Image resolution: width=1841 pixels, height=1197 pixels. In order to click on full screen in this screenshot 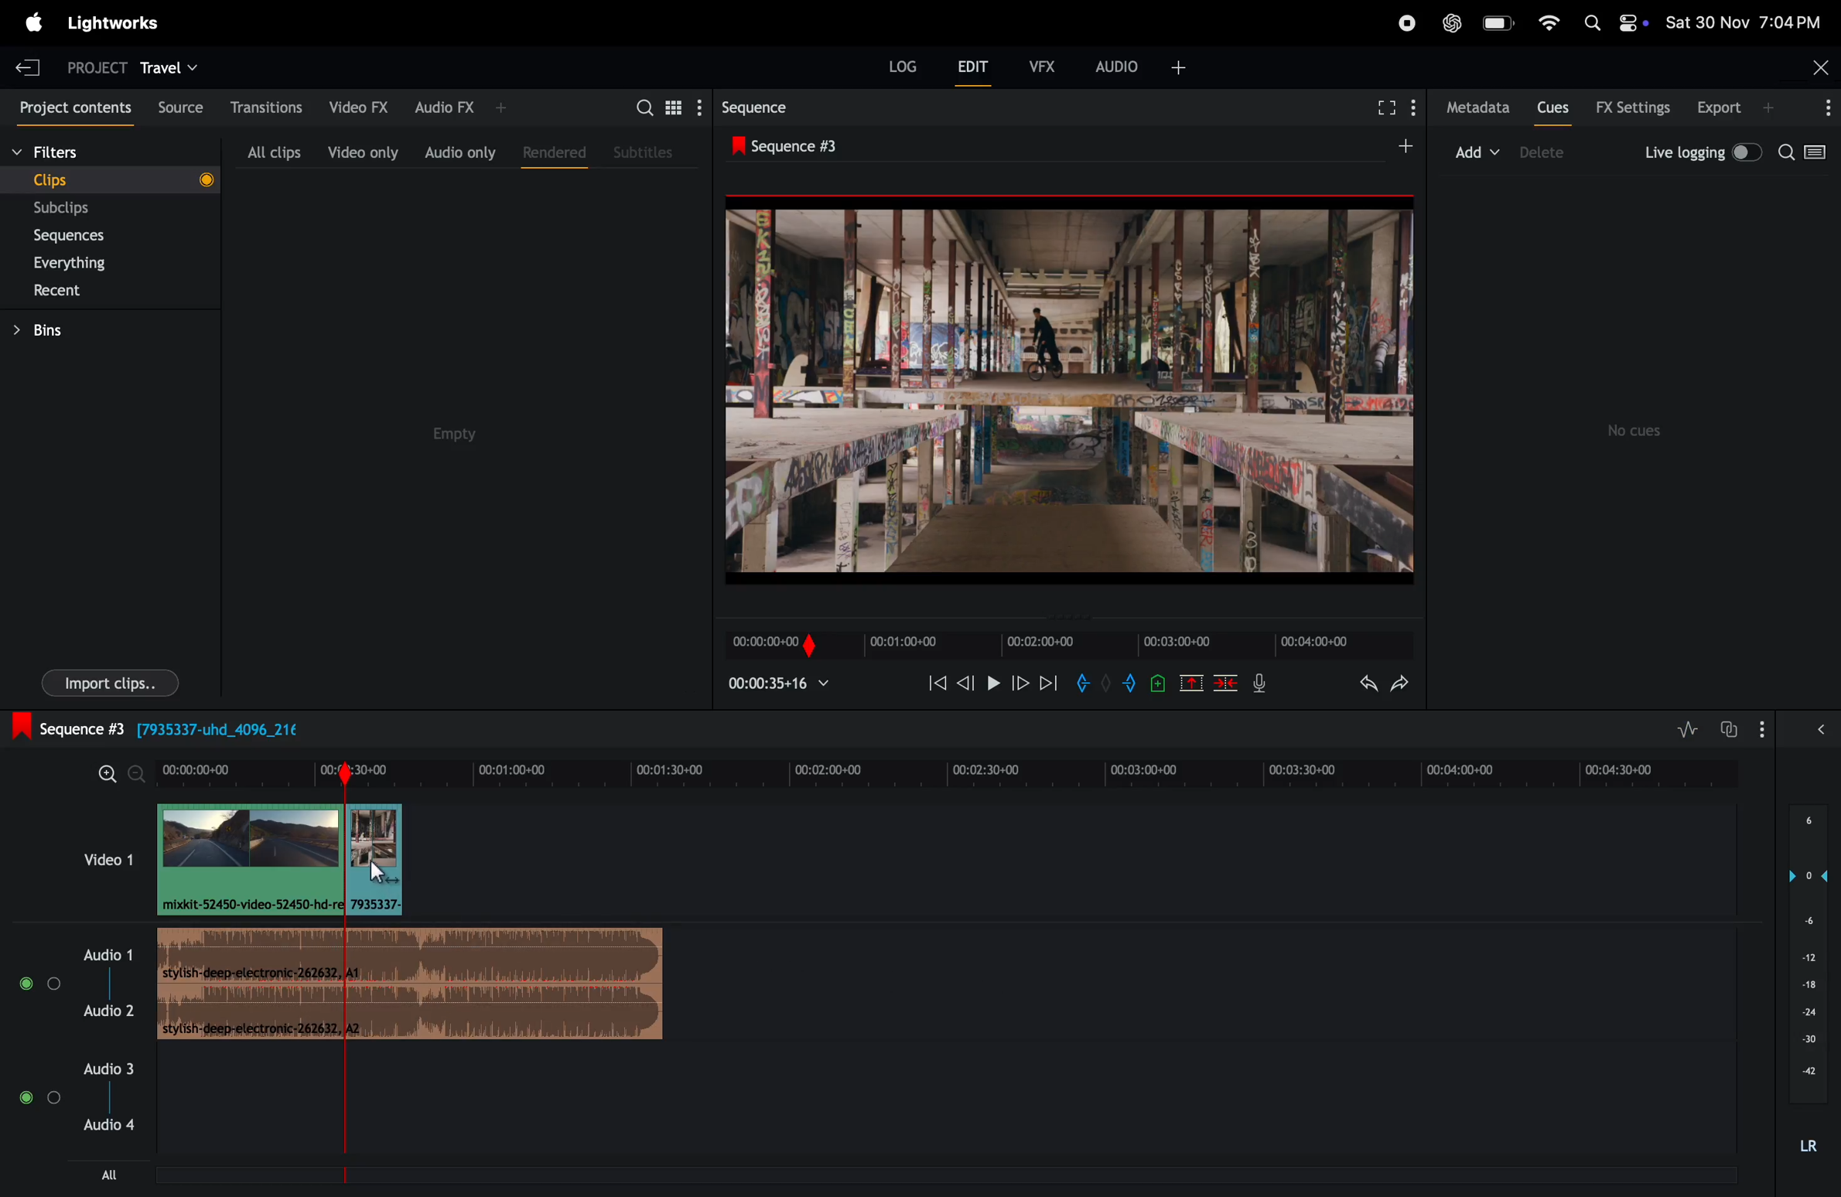, I will do `click(1385, 110)`.